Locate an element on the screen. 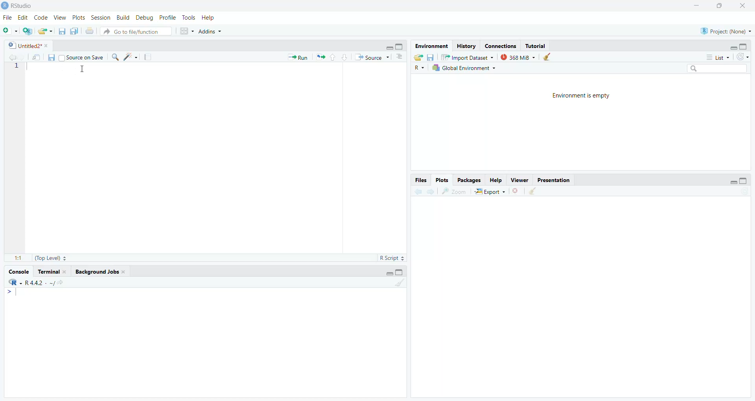  History is located at coordinates (466, 46).